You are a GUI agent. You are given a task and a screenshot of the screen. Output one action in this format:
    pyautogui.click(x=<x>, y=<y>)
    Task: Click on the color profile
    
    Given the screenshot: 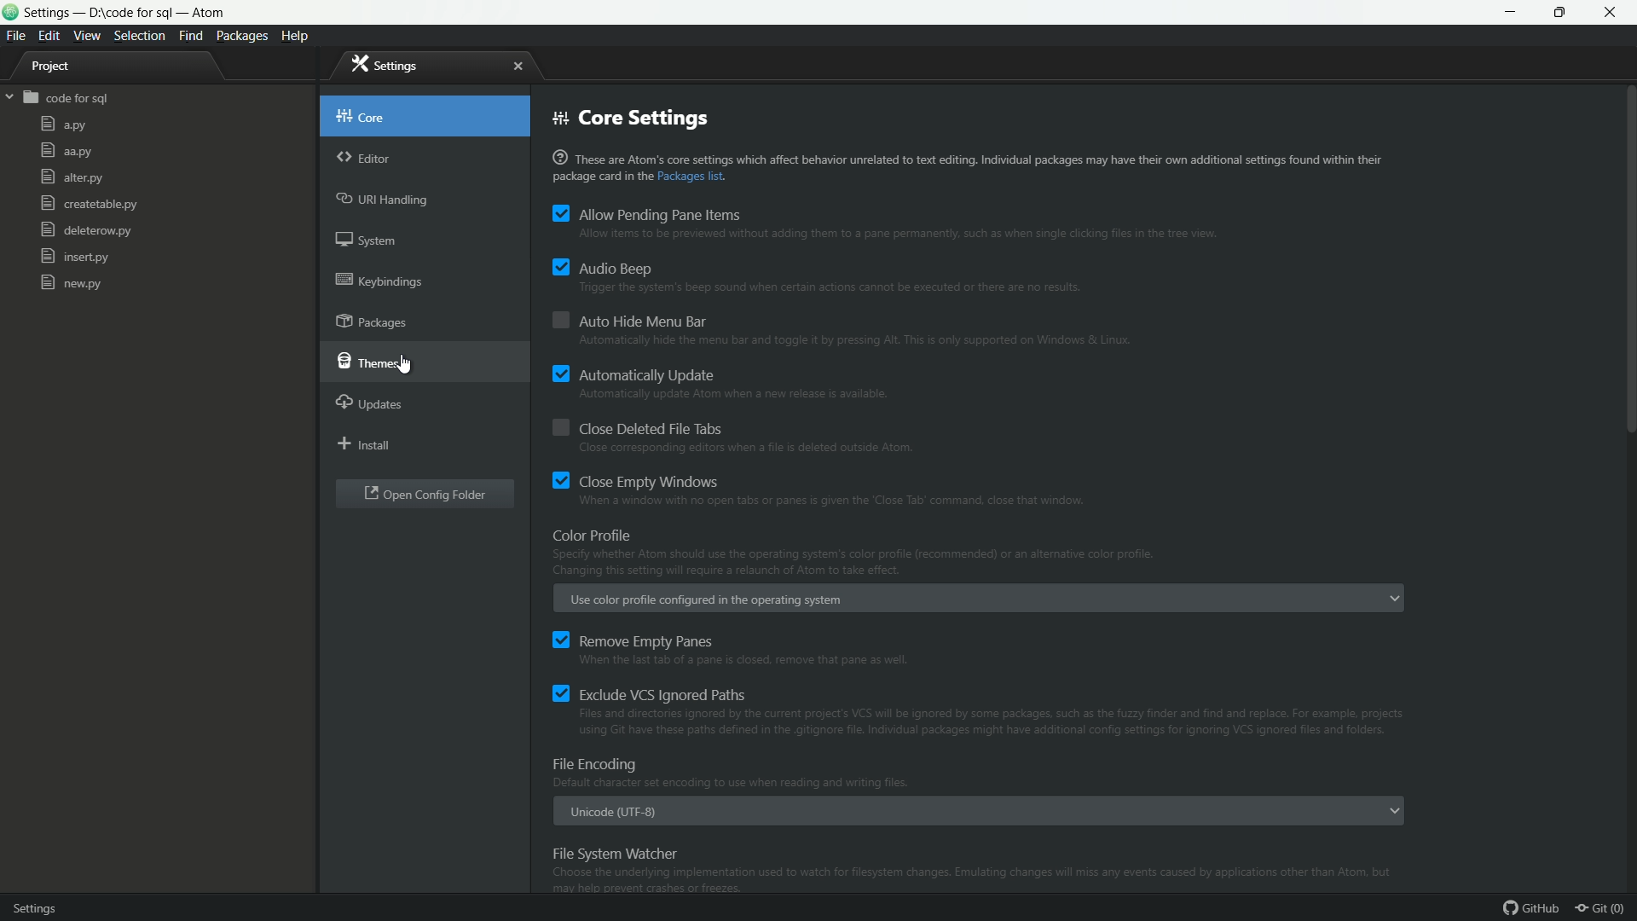 What is the action you would take?
    pyautogui.click(x=594, y=534)
    